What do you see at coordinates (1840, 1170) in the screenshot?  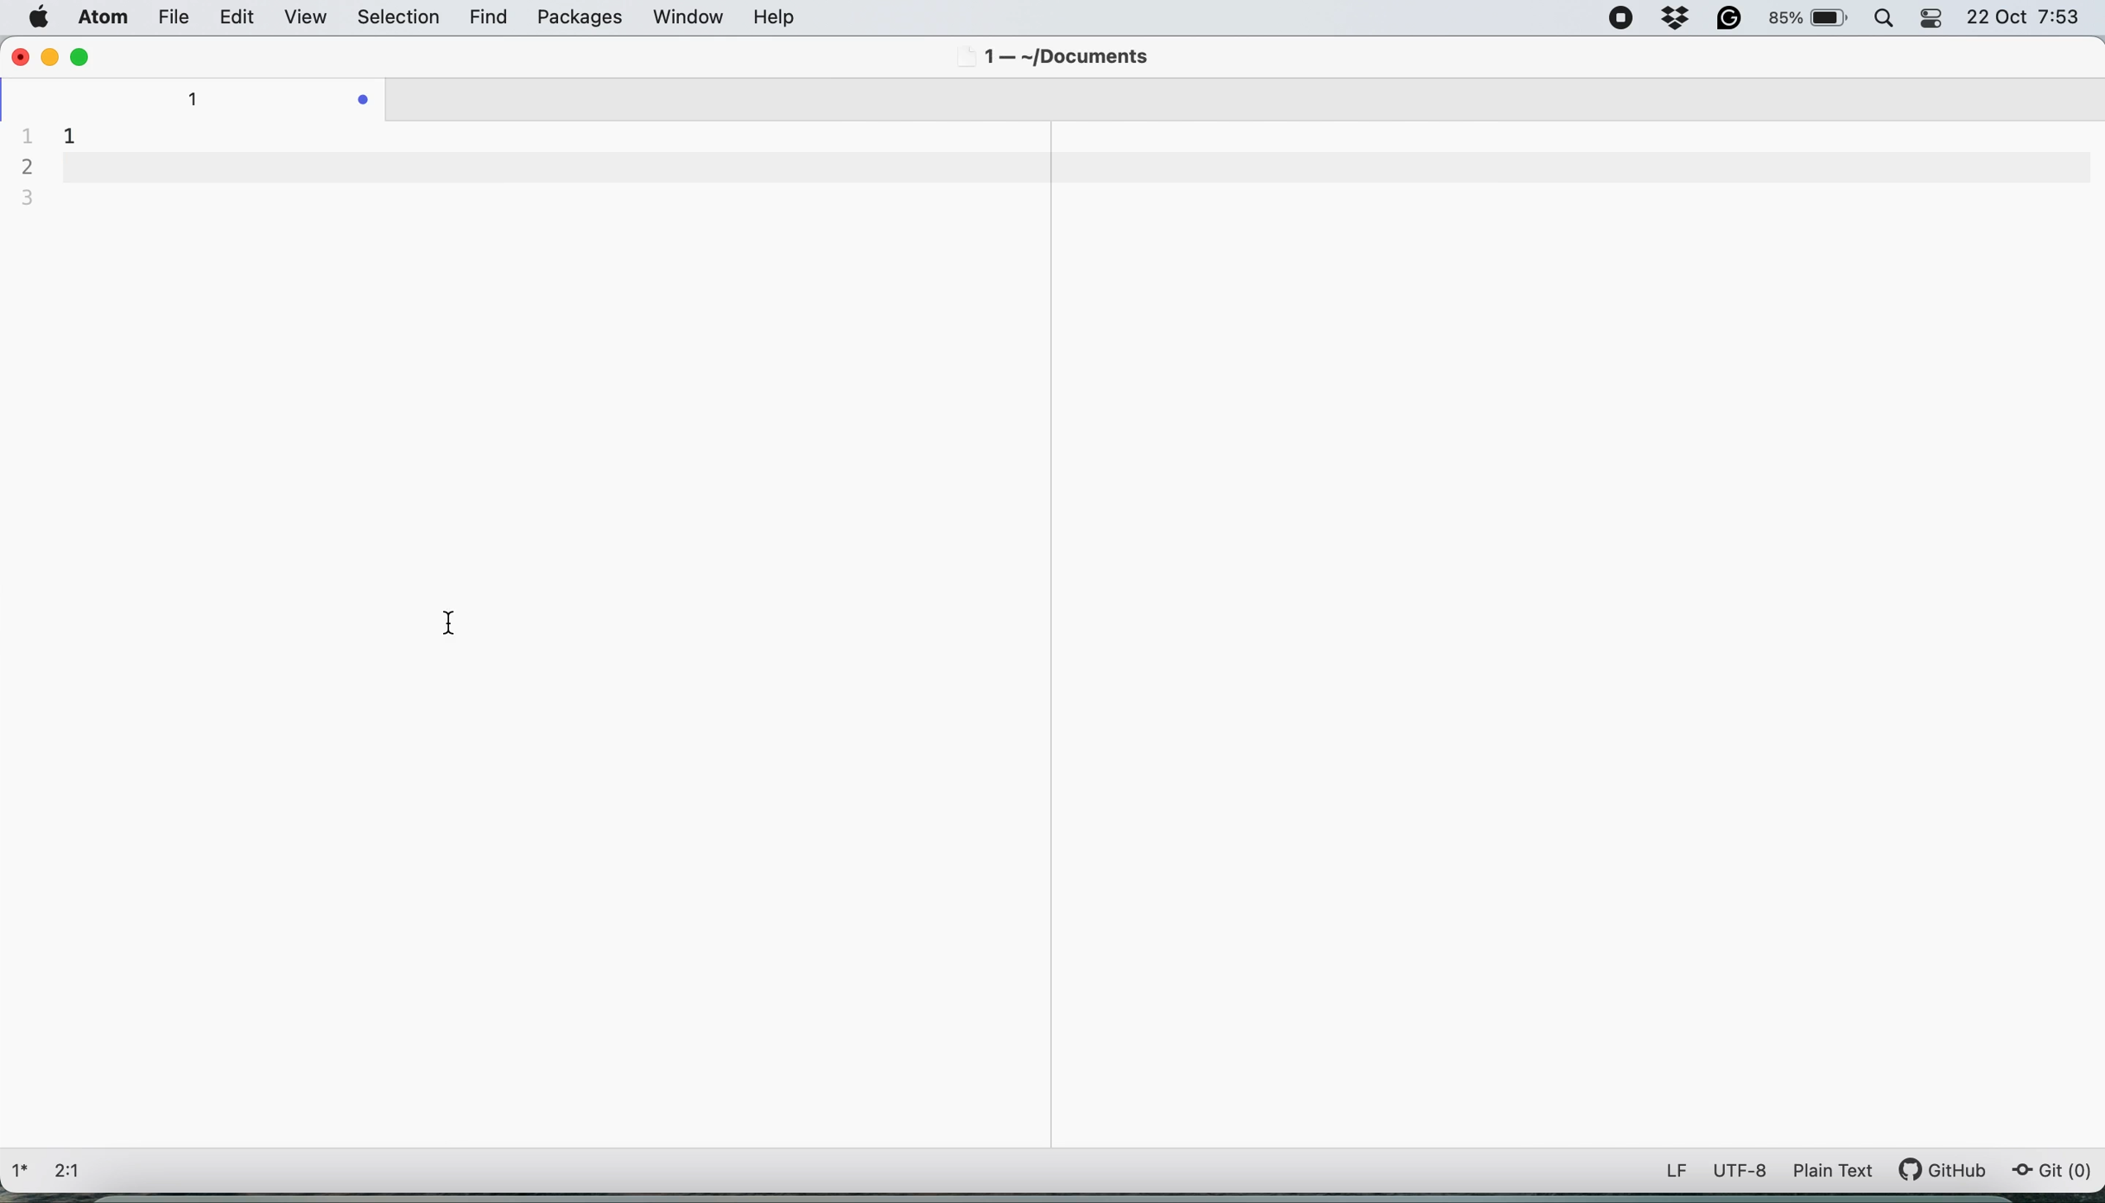 I see `plain text` at bounding box center [1840, 1170].